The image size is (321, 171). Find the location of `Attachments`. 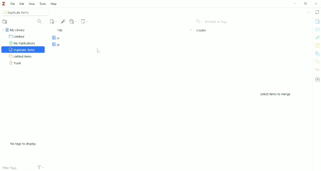

Attachments is located at coordinates (317, 37).